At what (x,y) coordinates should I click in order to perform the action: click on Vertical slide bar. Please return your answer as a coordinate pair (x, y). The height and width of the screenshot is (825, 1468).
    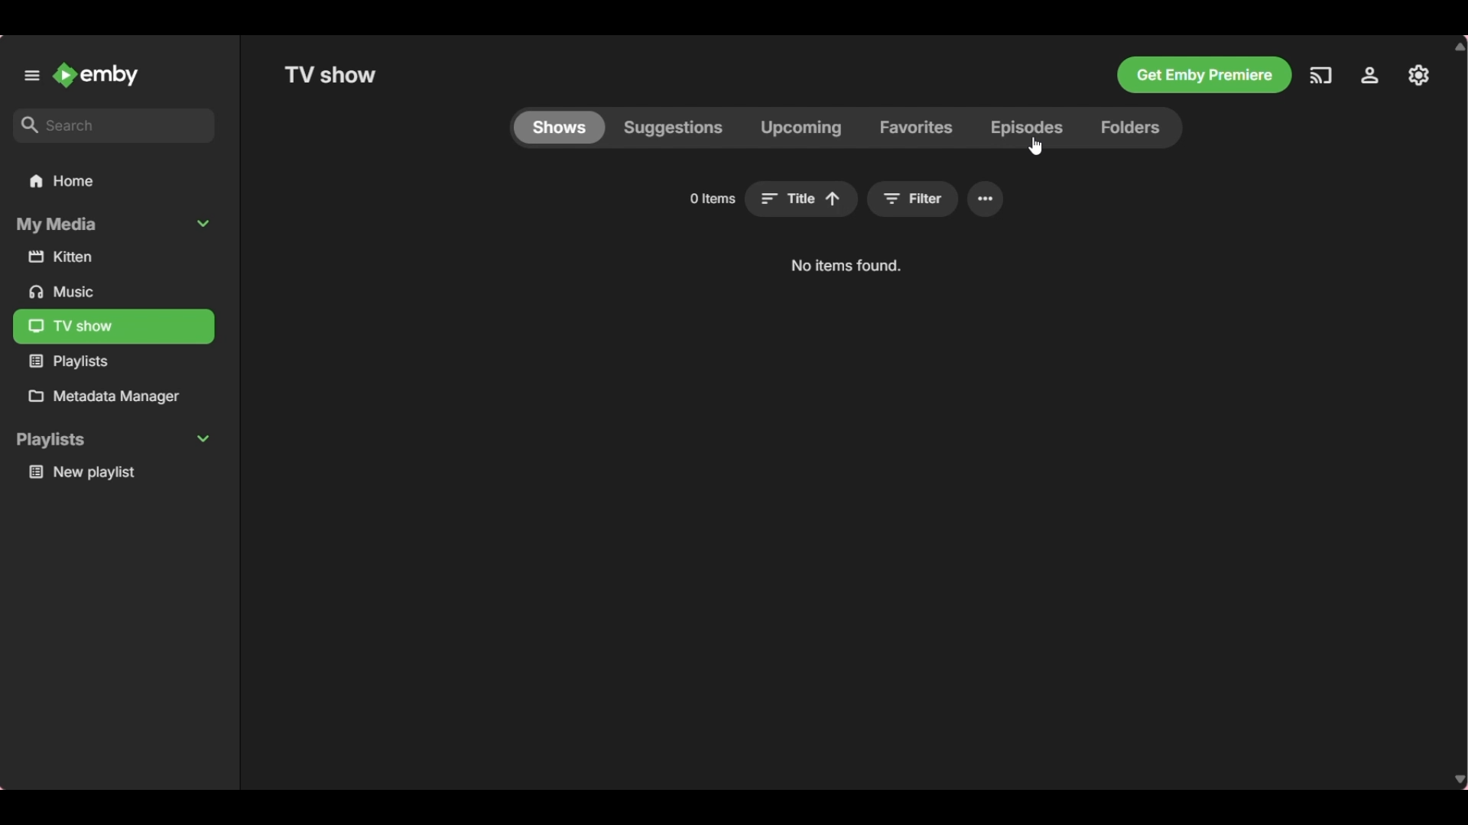
    Looking at the image, I should click on (1459, 228).